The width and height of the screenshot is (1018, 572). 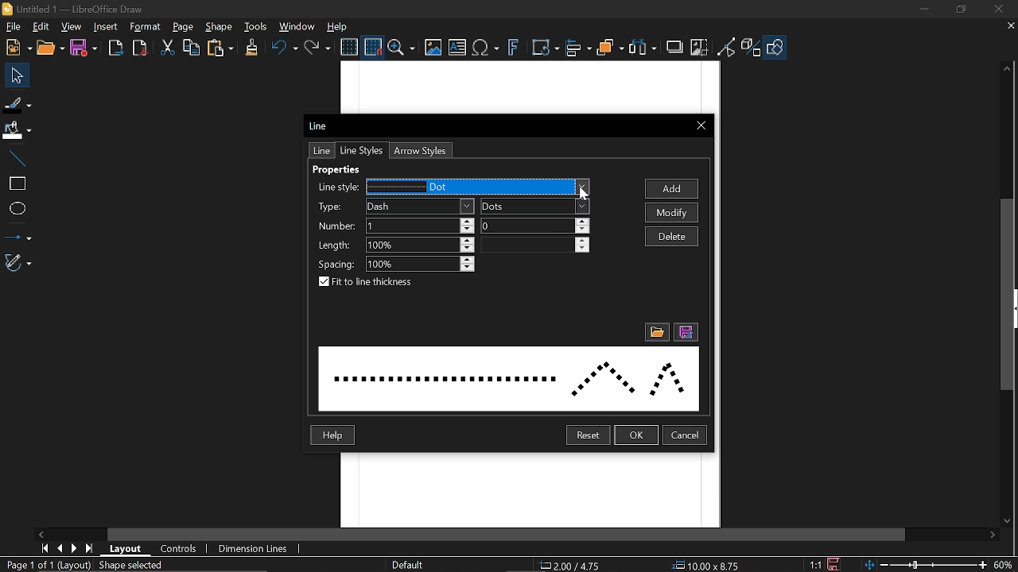 What do you see at coordinates (146, 27) in the screenshot?
I see `Format` at bounding box center [146, 27].